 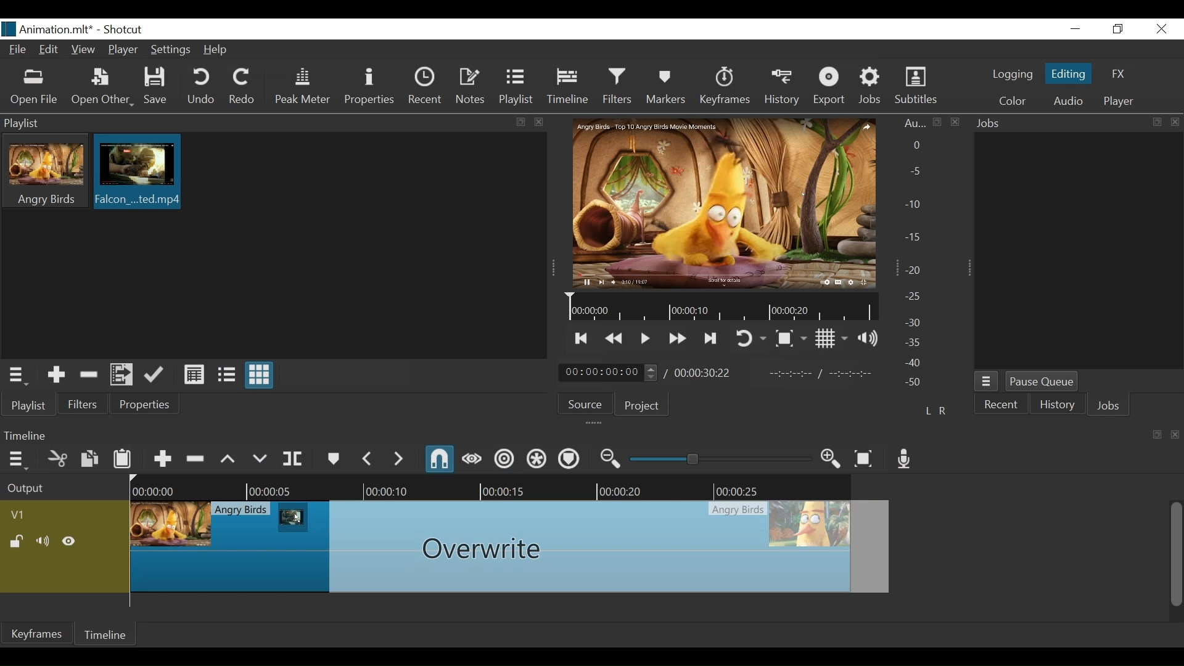 What do you see at coordinates (157, 86) in the screenshot?
I see `Save` at bounding box center [157, 86].